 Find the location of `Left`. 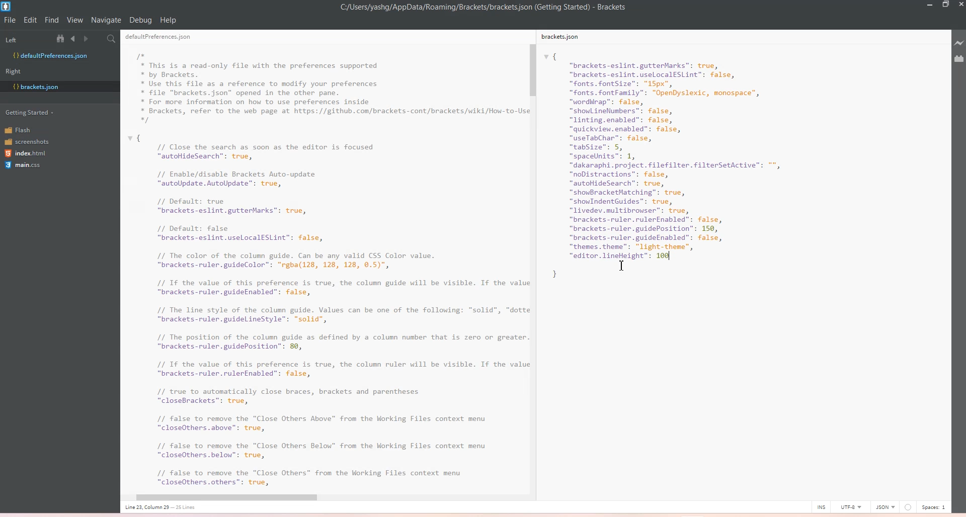

Left is located at coordinates (25, 38).